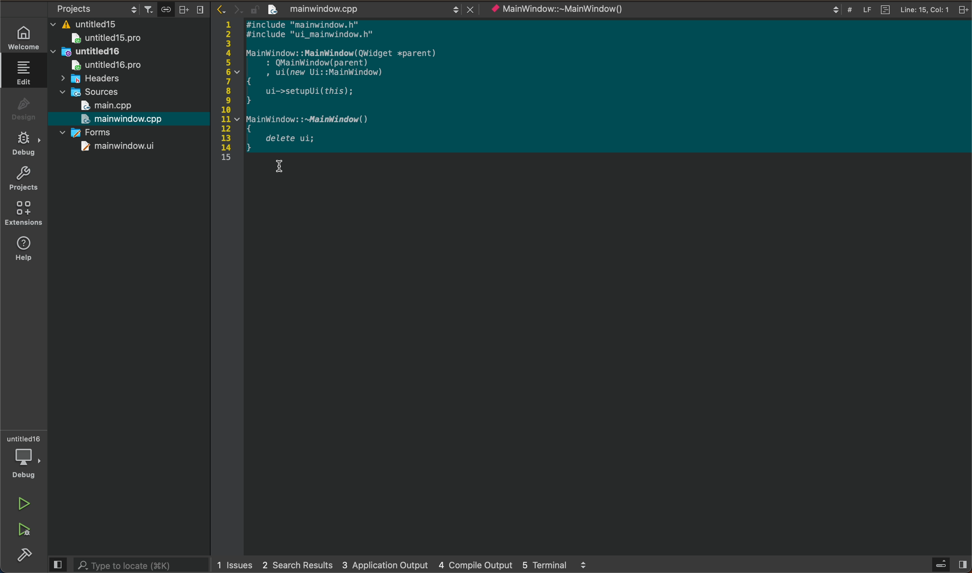 Image resolution: width=972 pixels, height=573 pixels. What do you see at coordinates (964, 565) in the screenshot?
I see `show right pane` at bounding box center [964, 565].